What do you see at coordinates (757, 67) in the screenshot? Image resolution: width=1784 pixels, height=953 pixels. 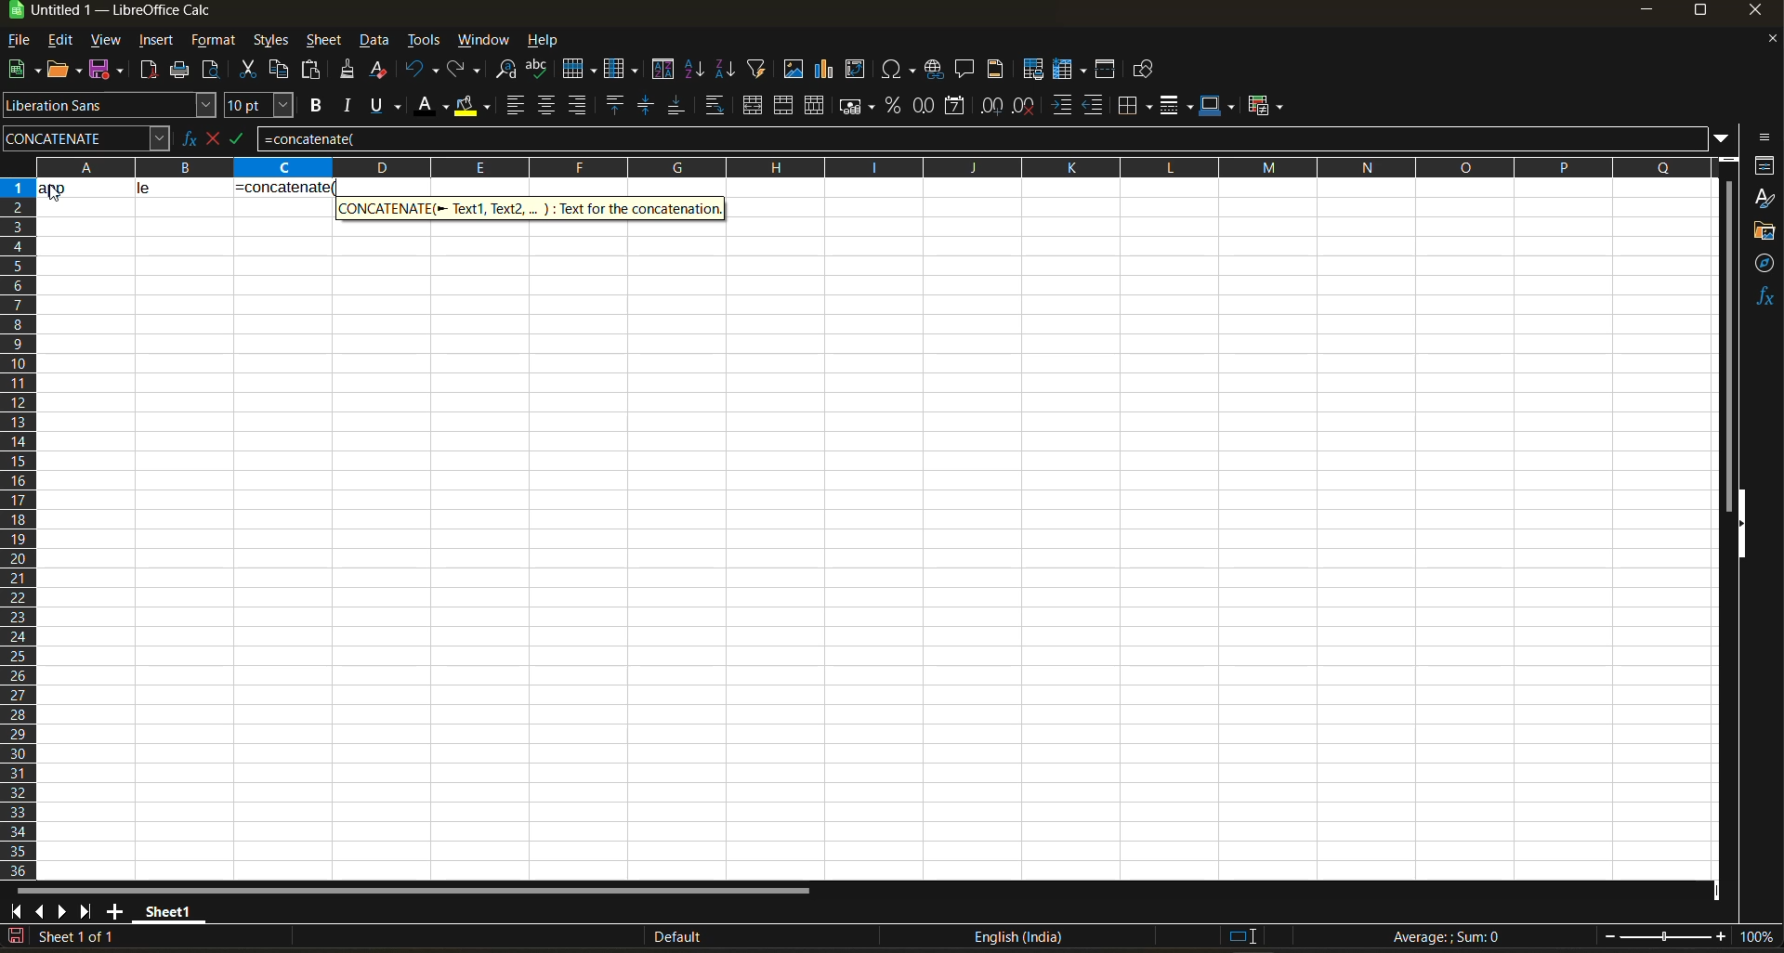 I see `autofilter` at bounding box center [757, 67].